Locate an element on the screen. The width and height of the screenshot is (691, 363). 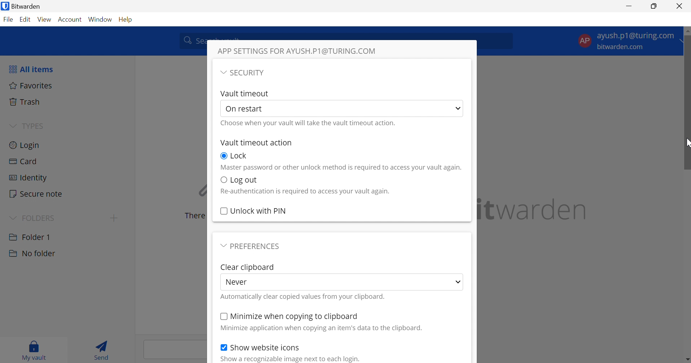
Identity is located at coordinates (27, 178).